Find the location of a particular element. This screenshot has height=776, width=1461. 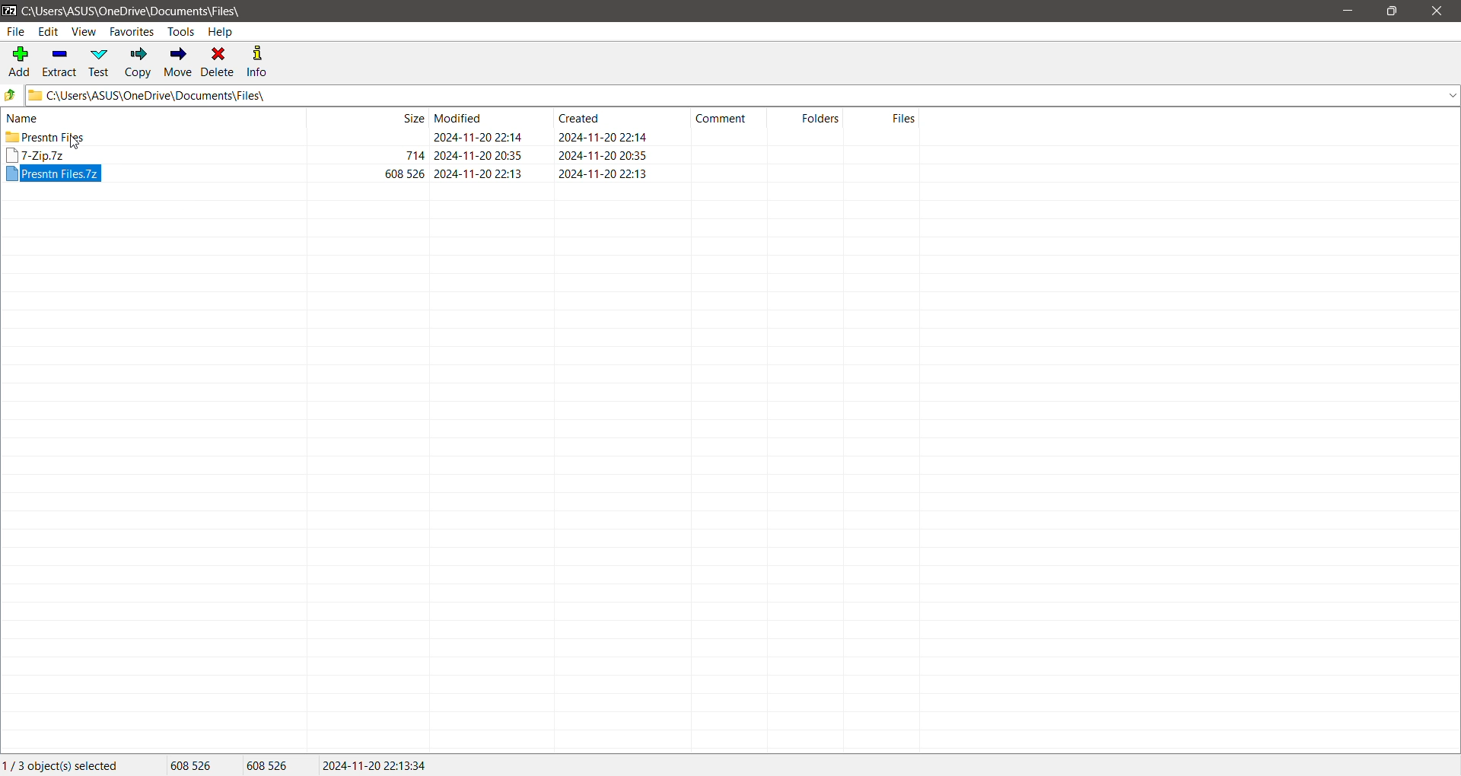

files is located at coordinates (904, 118).